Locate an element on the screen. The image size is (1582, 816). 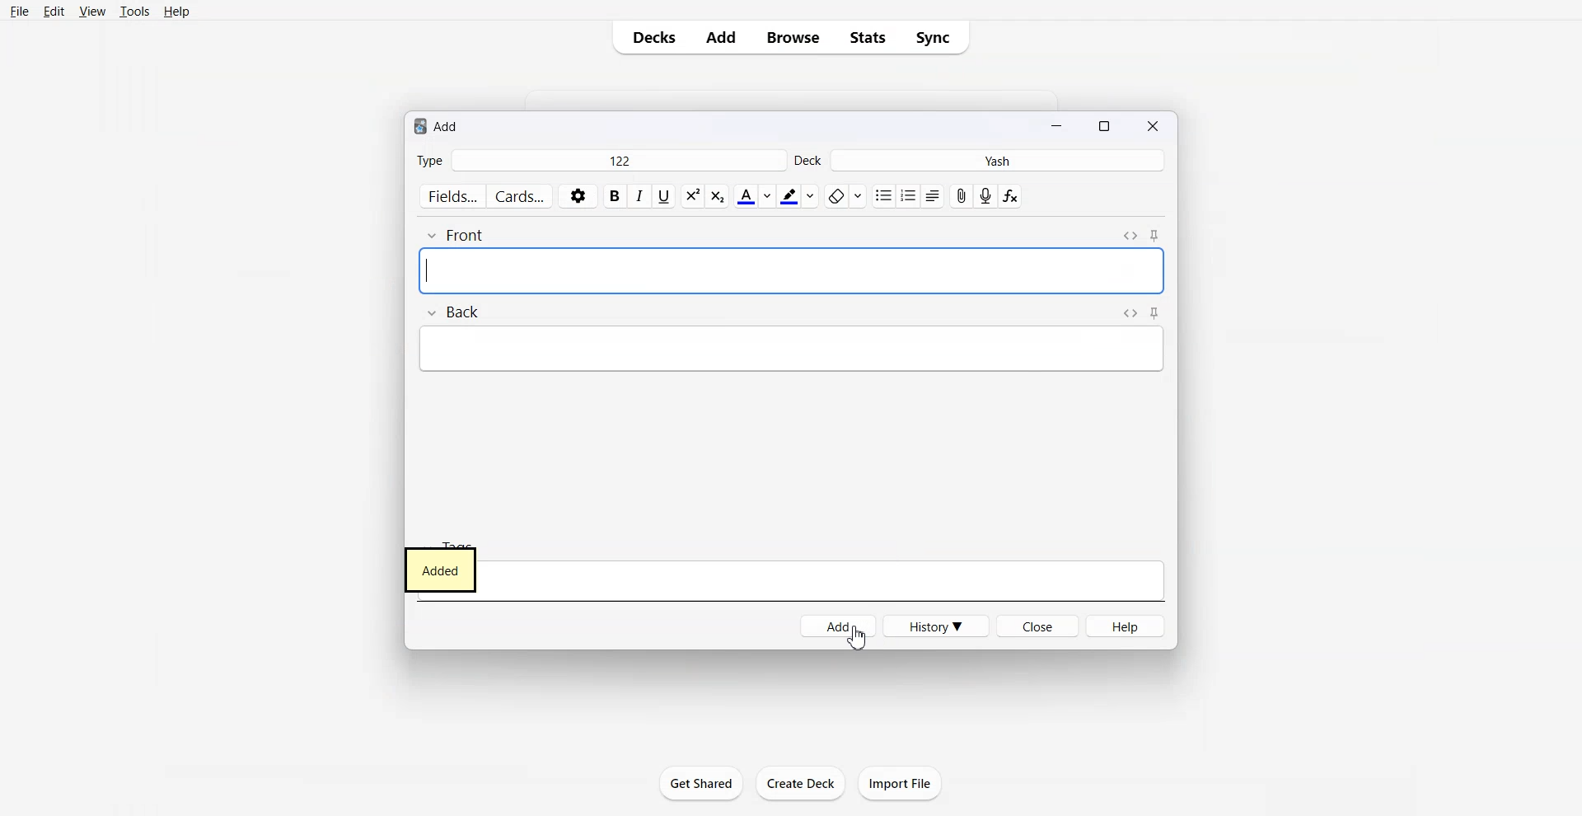
Front is located at coordinates (454, 235).